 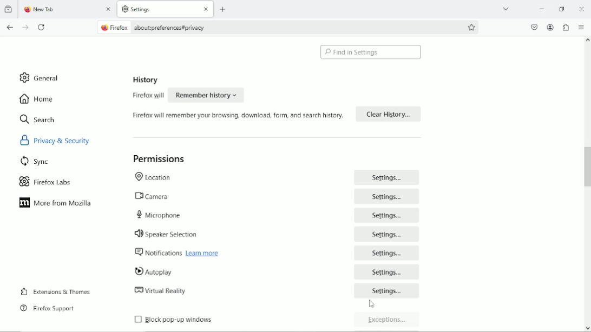 I want to click on settings, so click(x=149, y=10).